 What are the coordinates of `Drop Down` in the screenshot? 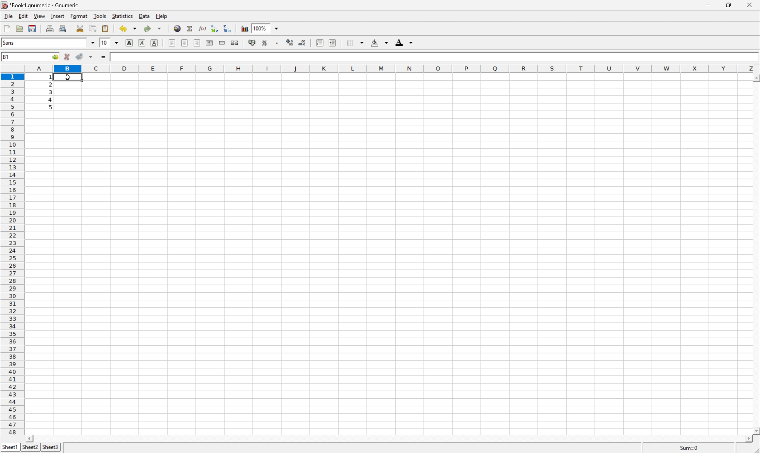 It's located at (276, 28).